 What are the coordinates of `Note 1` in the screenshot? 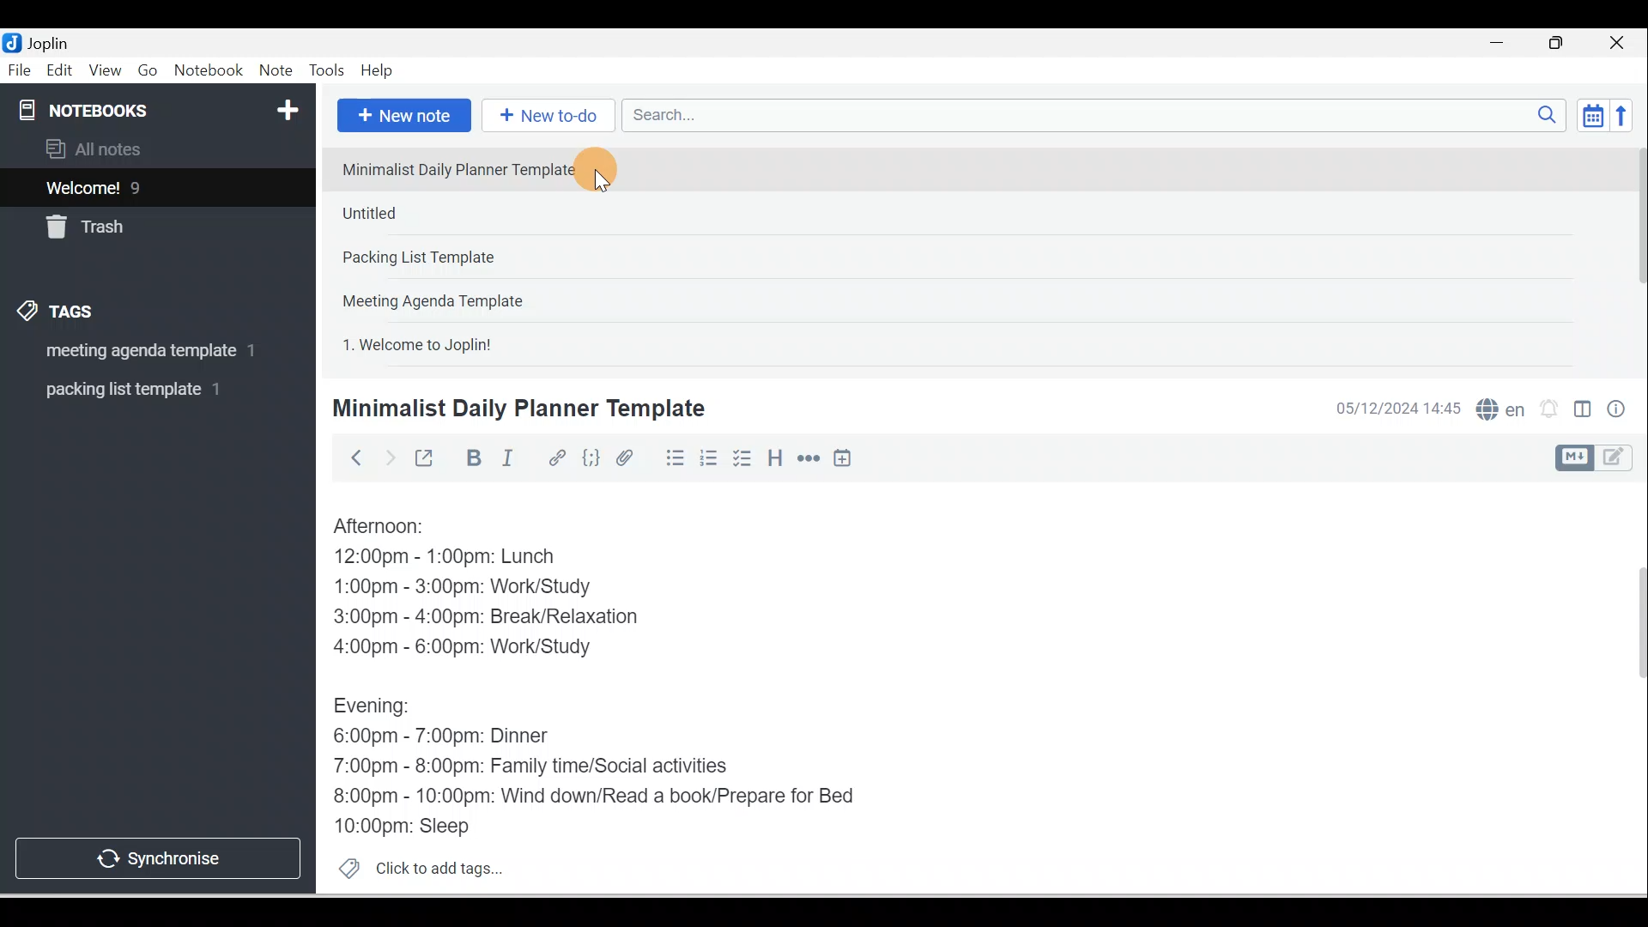 It's located at (471, 168).